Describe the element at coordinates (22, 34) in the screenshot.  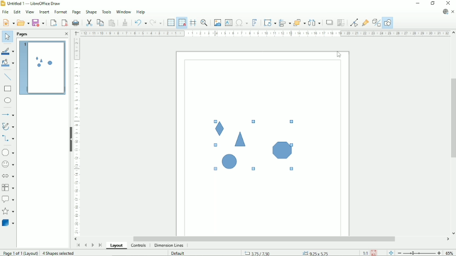
I see `Pages` at that location.